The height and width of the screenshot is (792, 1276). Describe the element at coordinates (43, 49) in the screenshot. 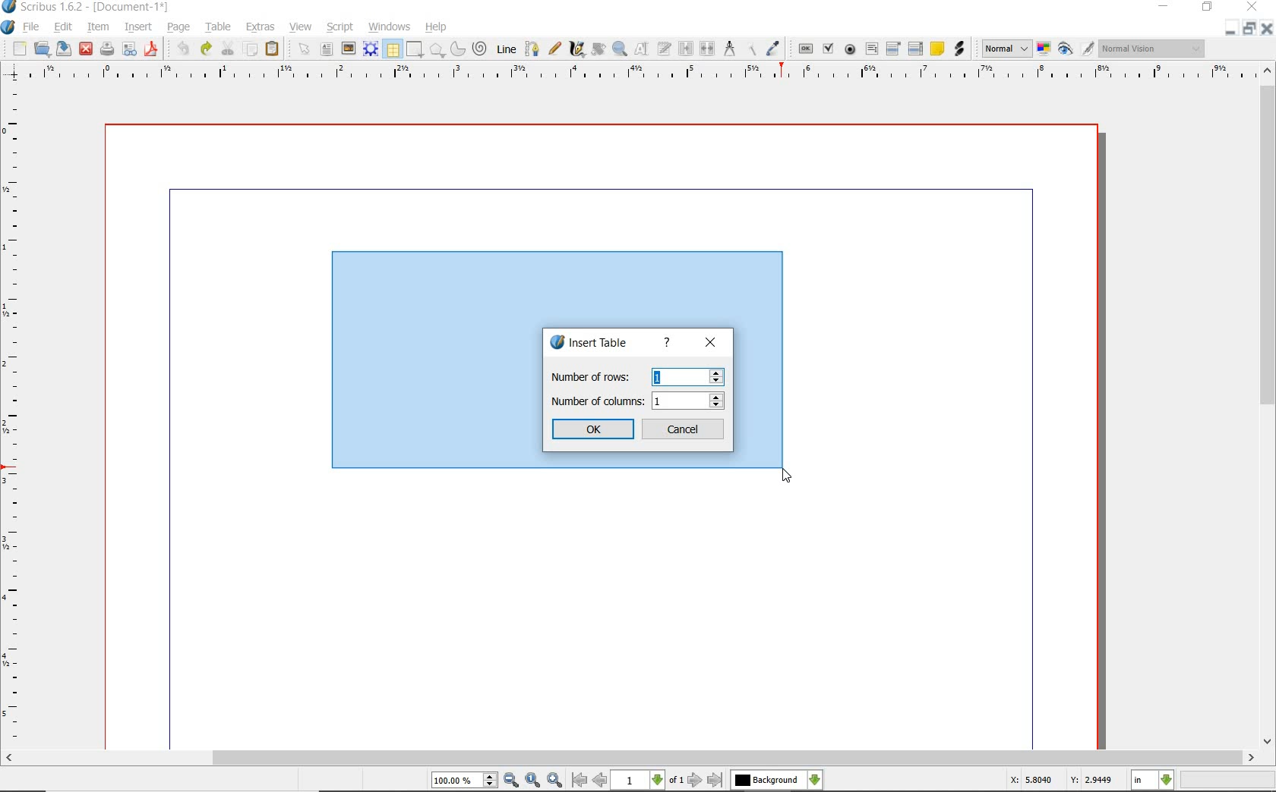

I see `open` at that location.